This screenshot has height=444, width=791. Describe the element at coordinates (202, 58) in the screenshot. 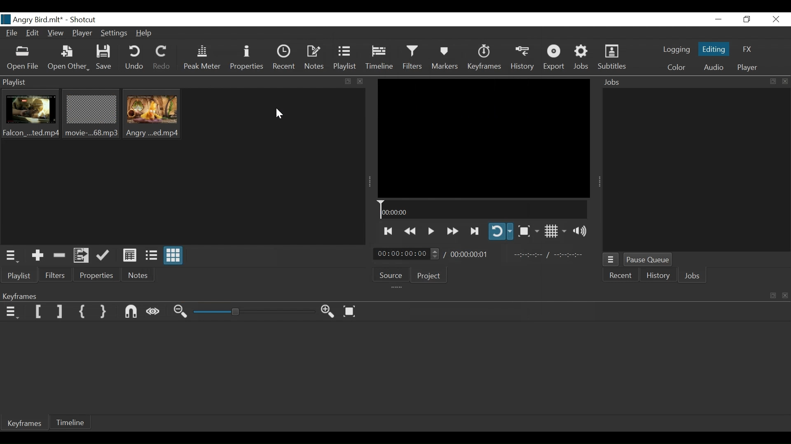

I see `Peak Meter` at that location.